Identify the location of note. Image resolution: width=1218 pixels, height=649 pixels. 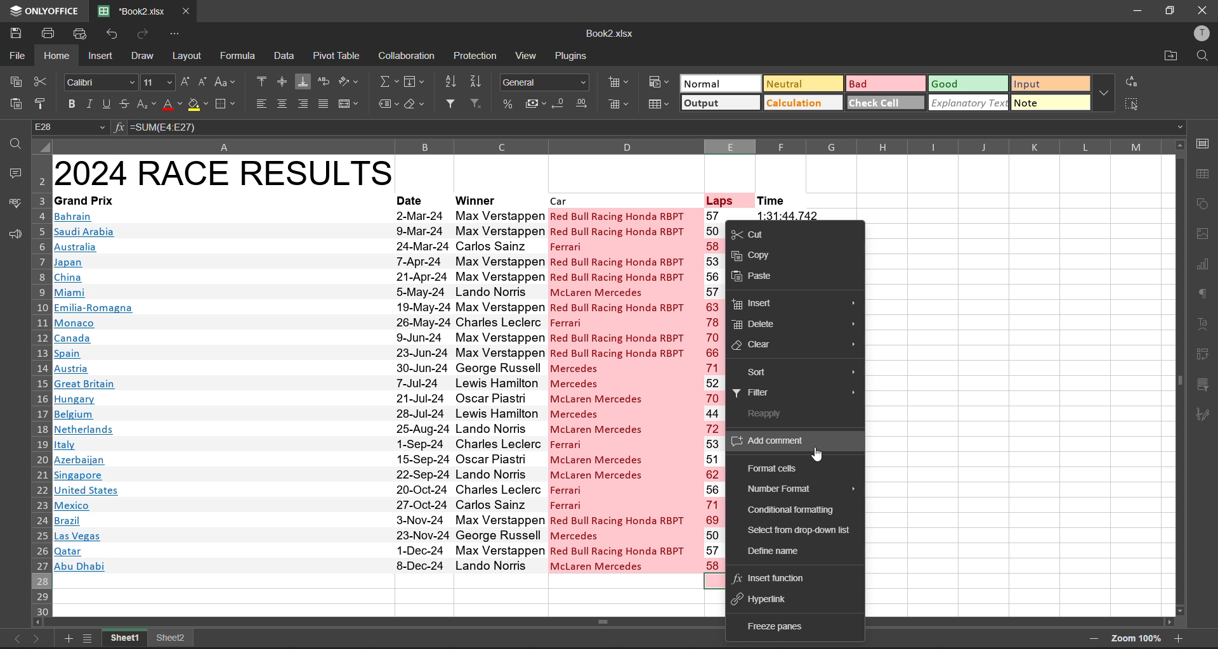
(1046, 103).